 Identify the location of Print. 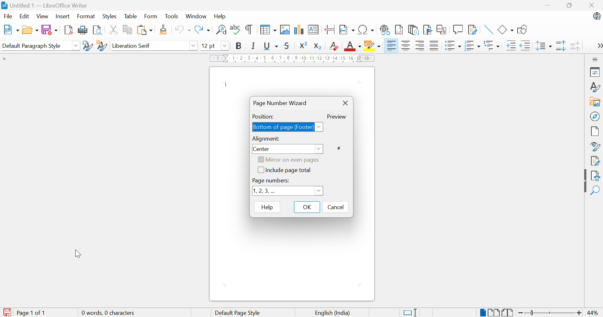
(84, 30).